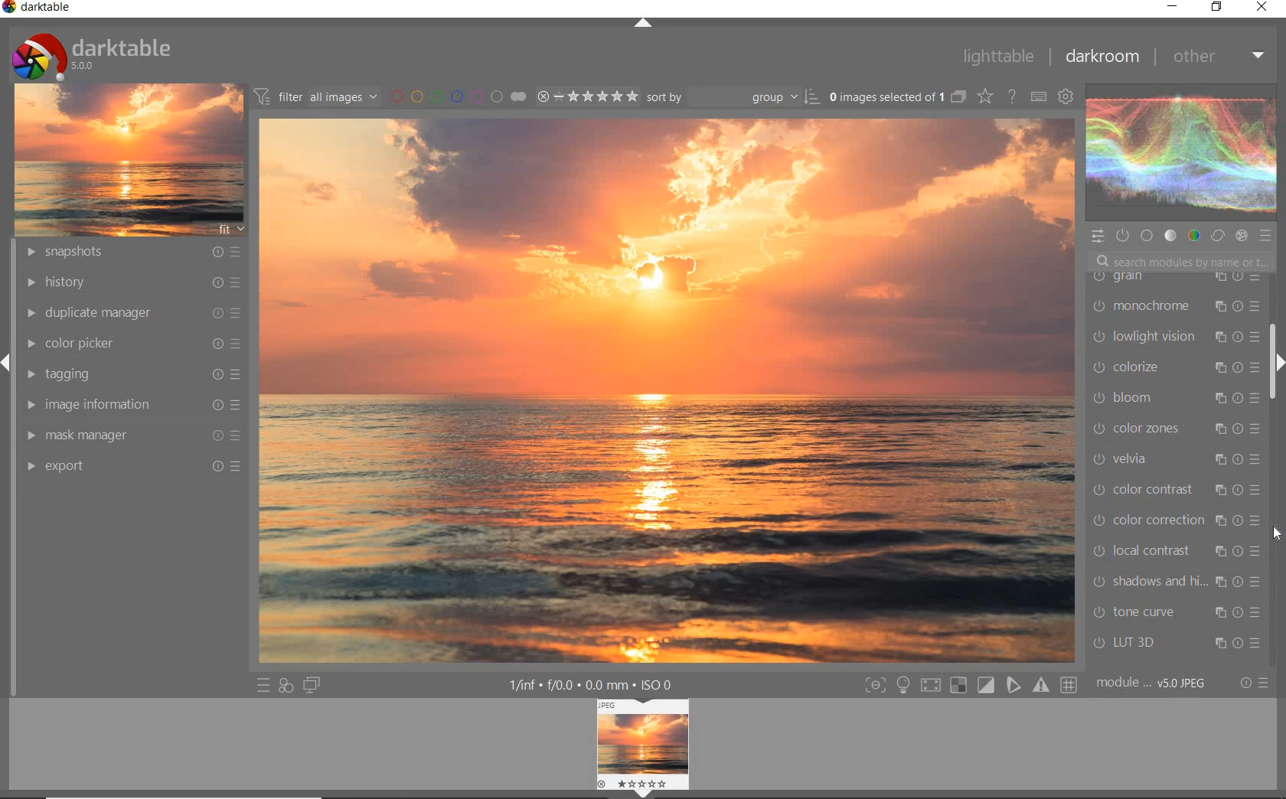 The image size is (1286, 799). Describe the element at coordinates (1148, 236) in the screenshot. I see `BASE` at that location.